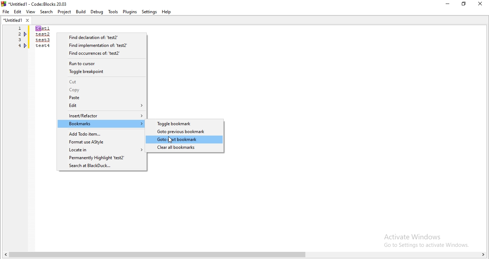 Image resolution: width=489 pixels, height=259 pixels. Describe the element at coordinates (30, 11) in the screenshot. I see `View ` at that location.